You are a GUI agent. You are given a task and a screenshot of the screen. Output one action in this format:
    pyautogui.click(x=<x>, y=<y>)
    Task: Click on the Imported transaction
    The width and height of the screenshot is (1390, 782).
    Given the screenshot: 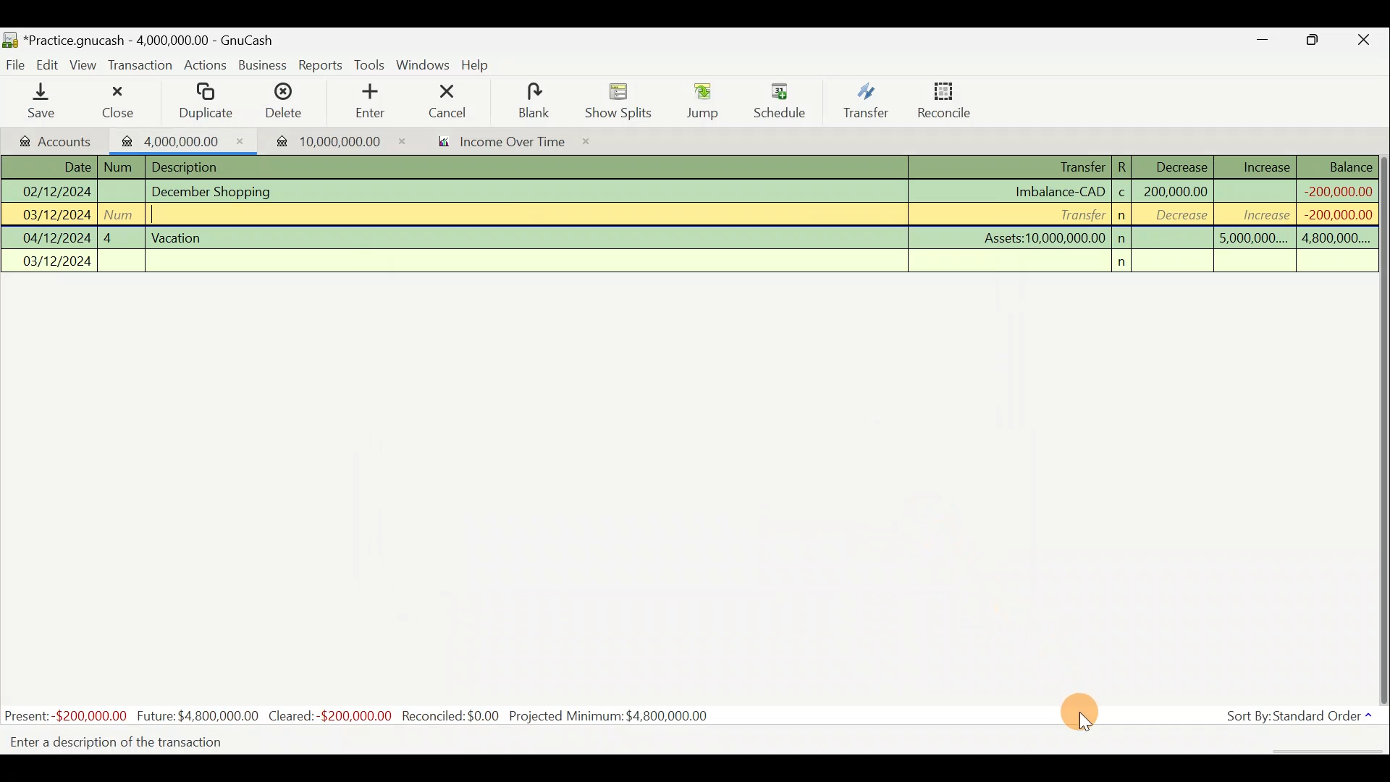 What is the action you would take?
    pyautogui.click(x=336, y=138)
    